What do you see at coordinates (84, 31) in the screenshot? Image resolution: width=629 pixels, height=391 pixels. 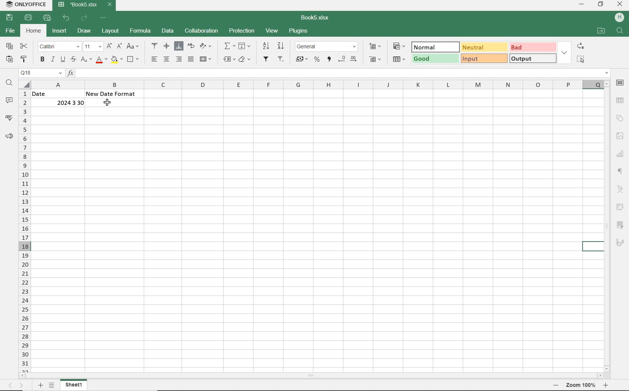 I see `SRAW` at bounding box center [84, 31].